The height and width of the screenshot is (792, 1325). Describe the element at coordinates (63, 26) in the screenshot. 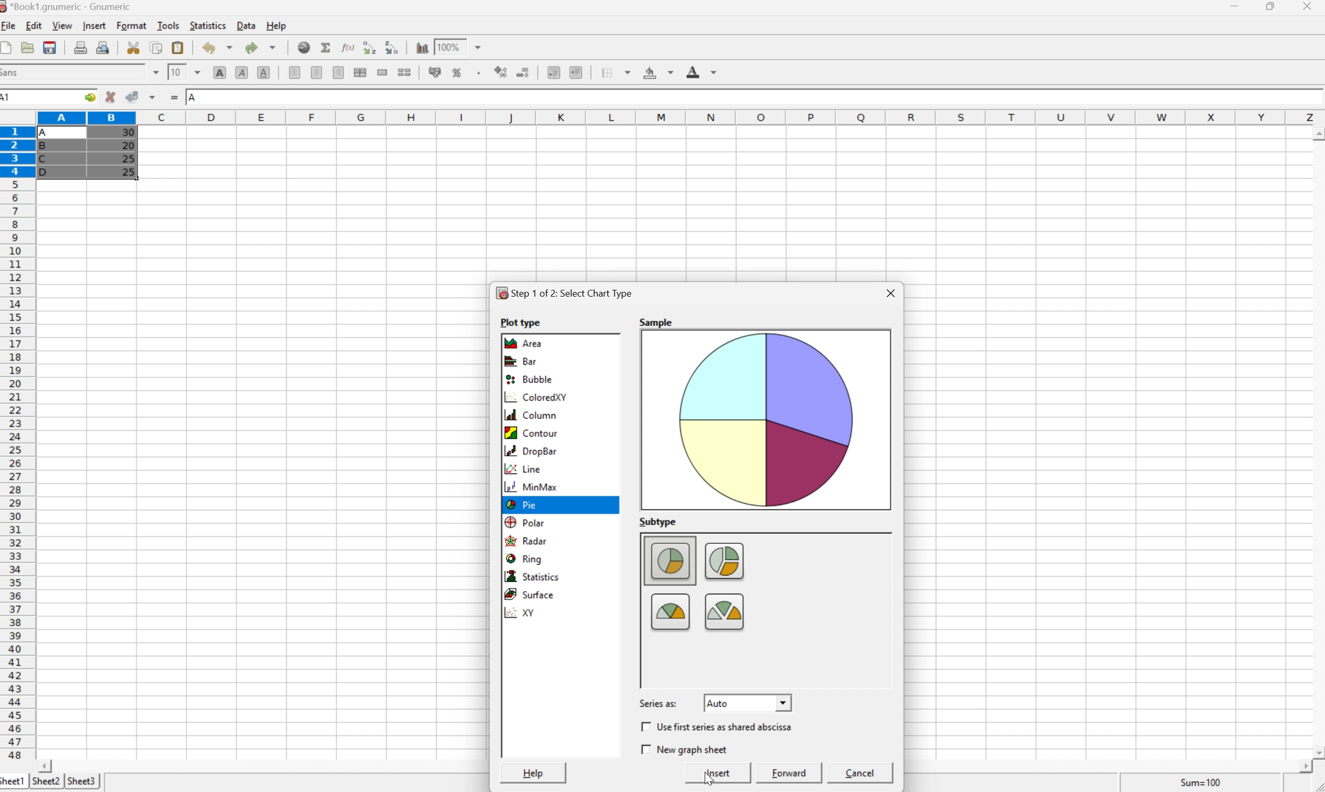

I see `View` at that location.